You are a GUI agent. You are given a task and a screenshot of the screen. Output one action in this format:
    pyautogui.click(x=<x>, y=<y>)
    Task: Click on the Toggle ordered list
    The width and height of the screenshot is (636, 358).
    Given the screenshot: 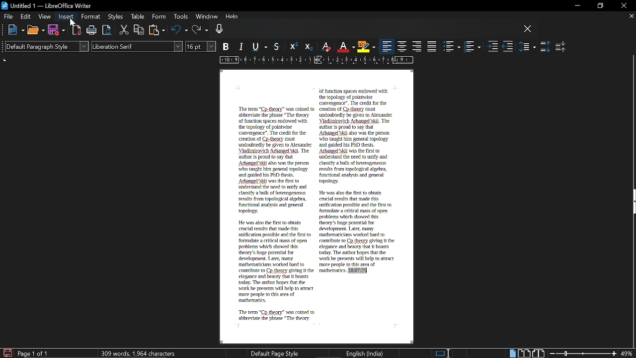 What is the action you would take?
    pyautogui.click(x=472, y=47)
    